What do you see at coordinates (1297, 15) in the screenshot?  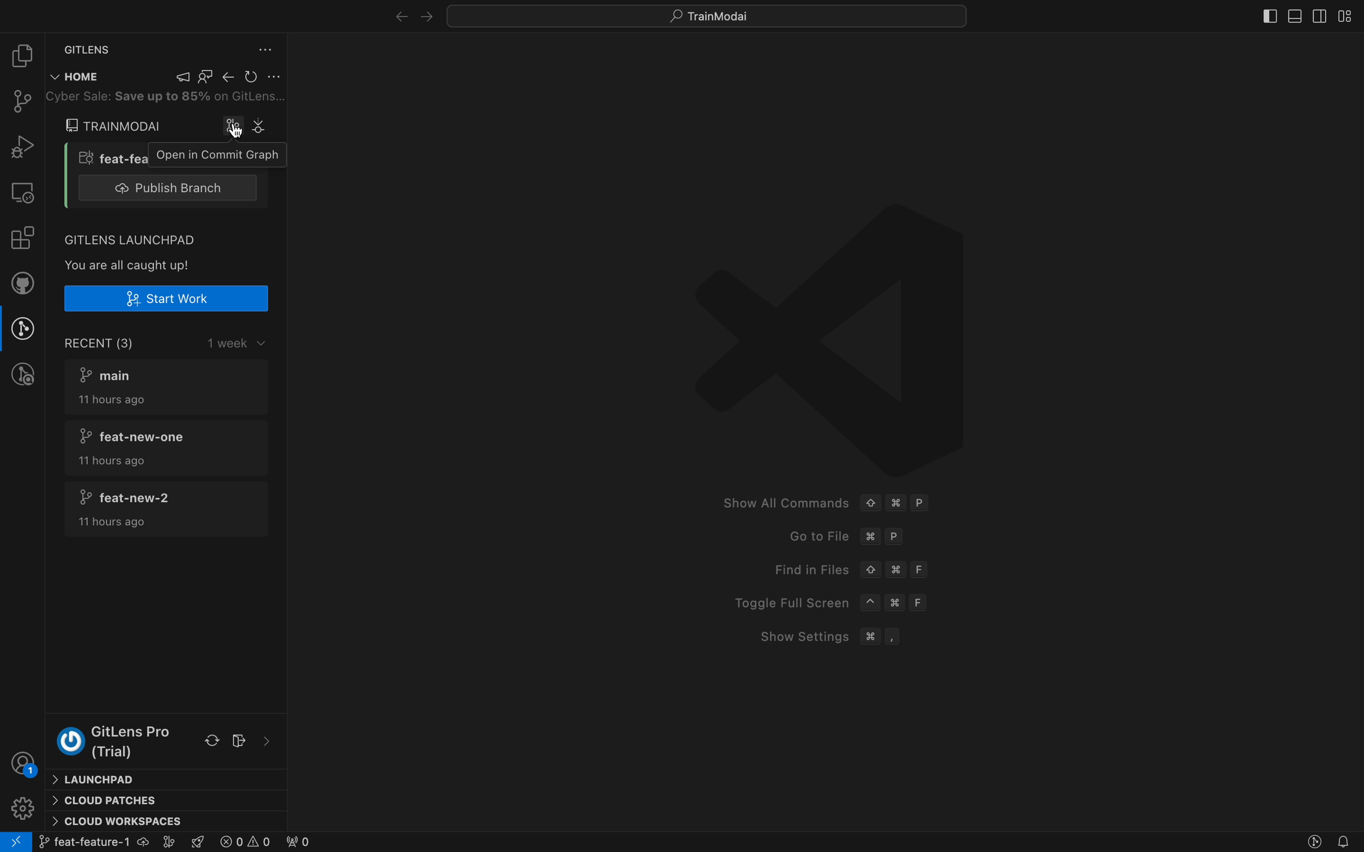 I see `toggle primary bar` at bounding box center [1297, 15].